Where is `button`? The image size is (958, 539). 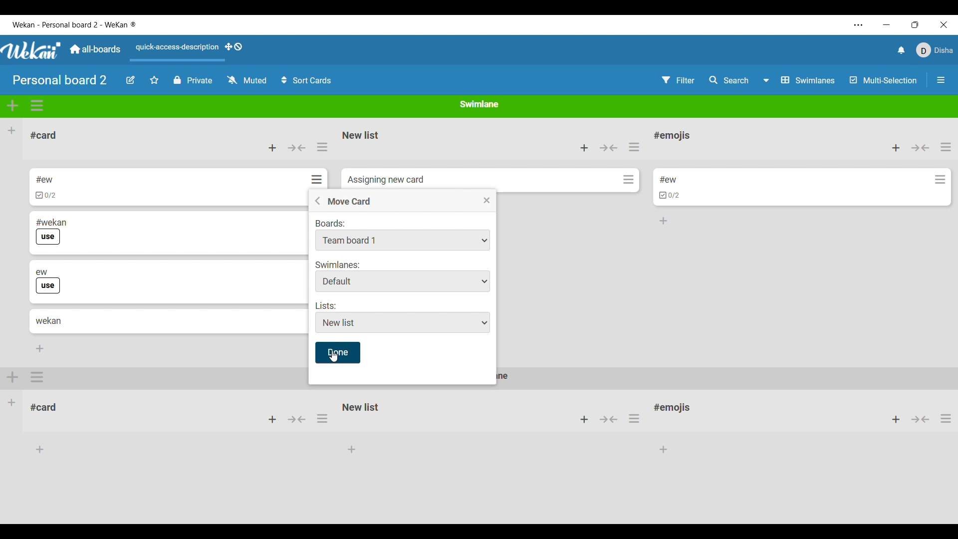 button is located at coordinates (609, 419).